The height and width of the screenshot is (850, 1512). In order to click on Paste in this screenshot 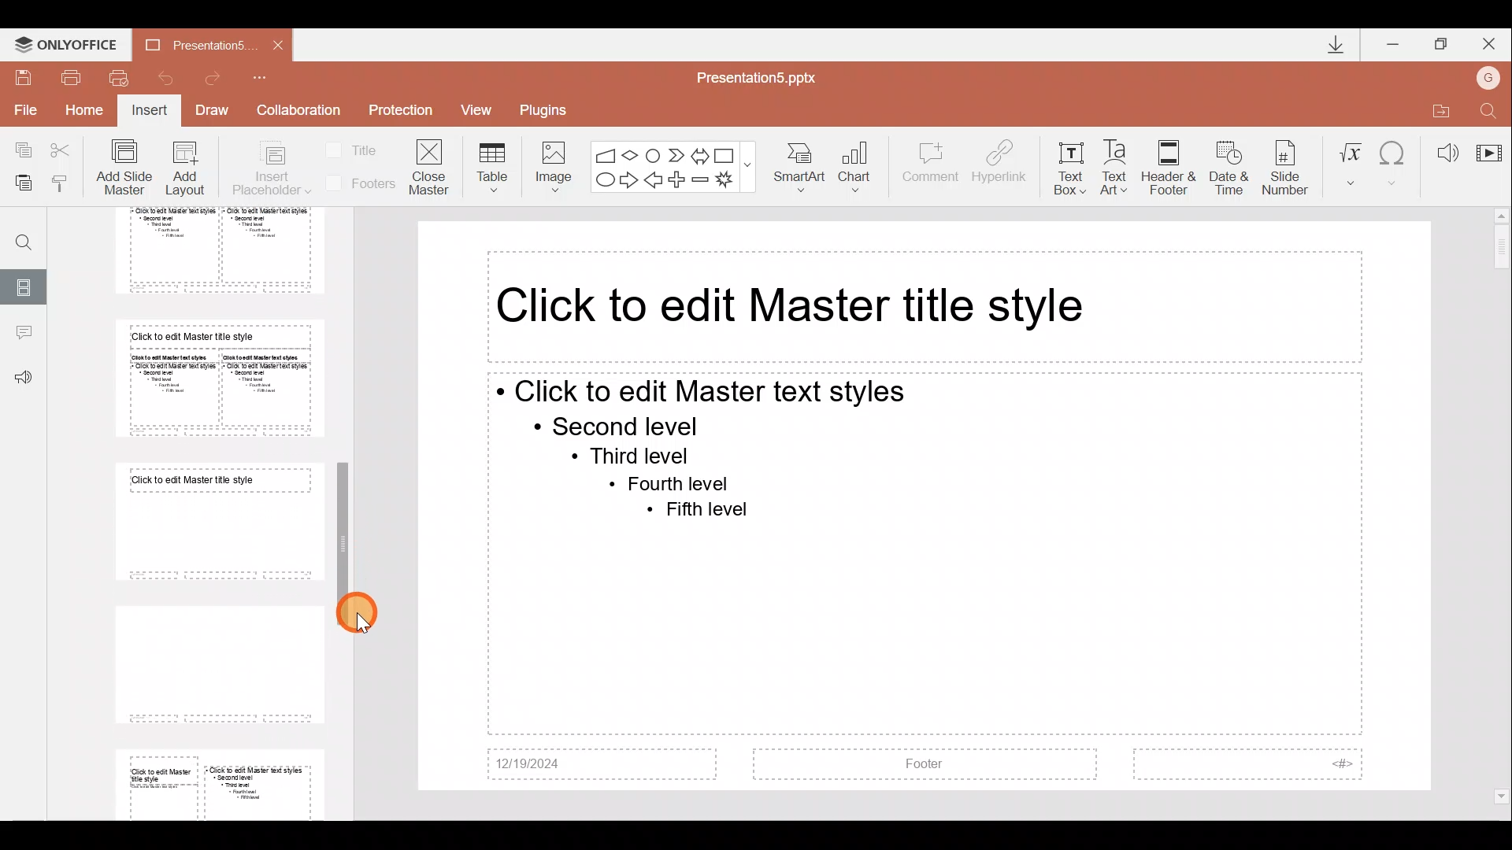, I will do `click(23, 185)`.